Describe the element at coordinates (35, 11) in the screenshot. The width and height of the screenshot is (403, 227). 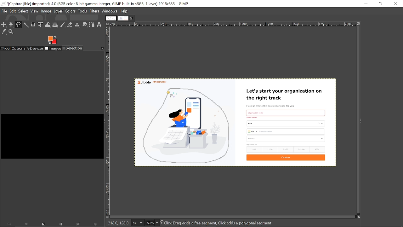
I see `View` at that location.